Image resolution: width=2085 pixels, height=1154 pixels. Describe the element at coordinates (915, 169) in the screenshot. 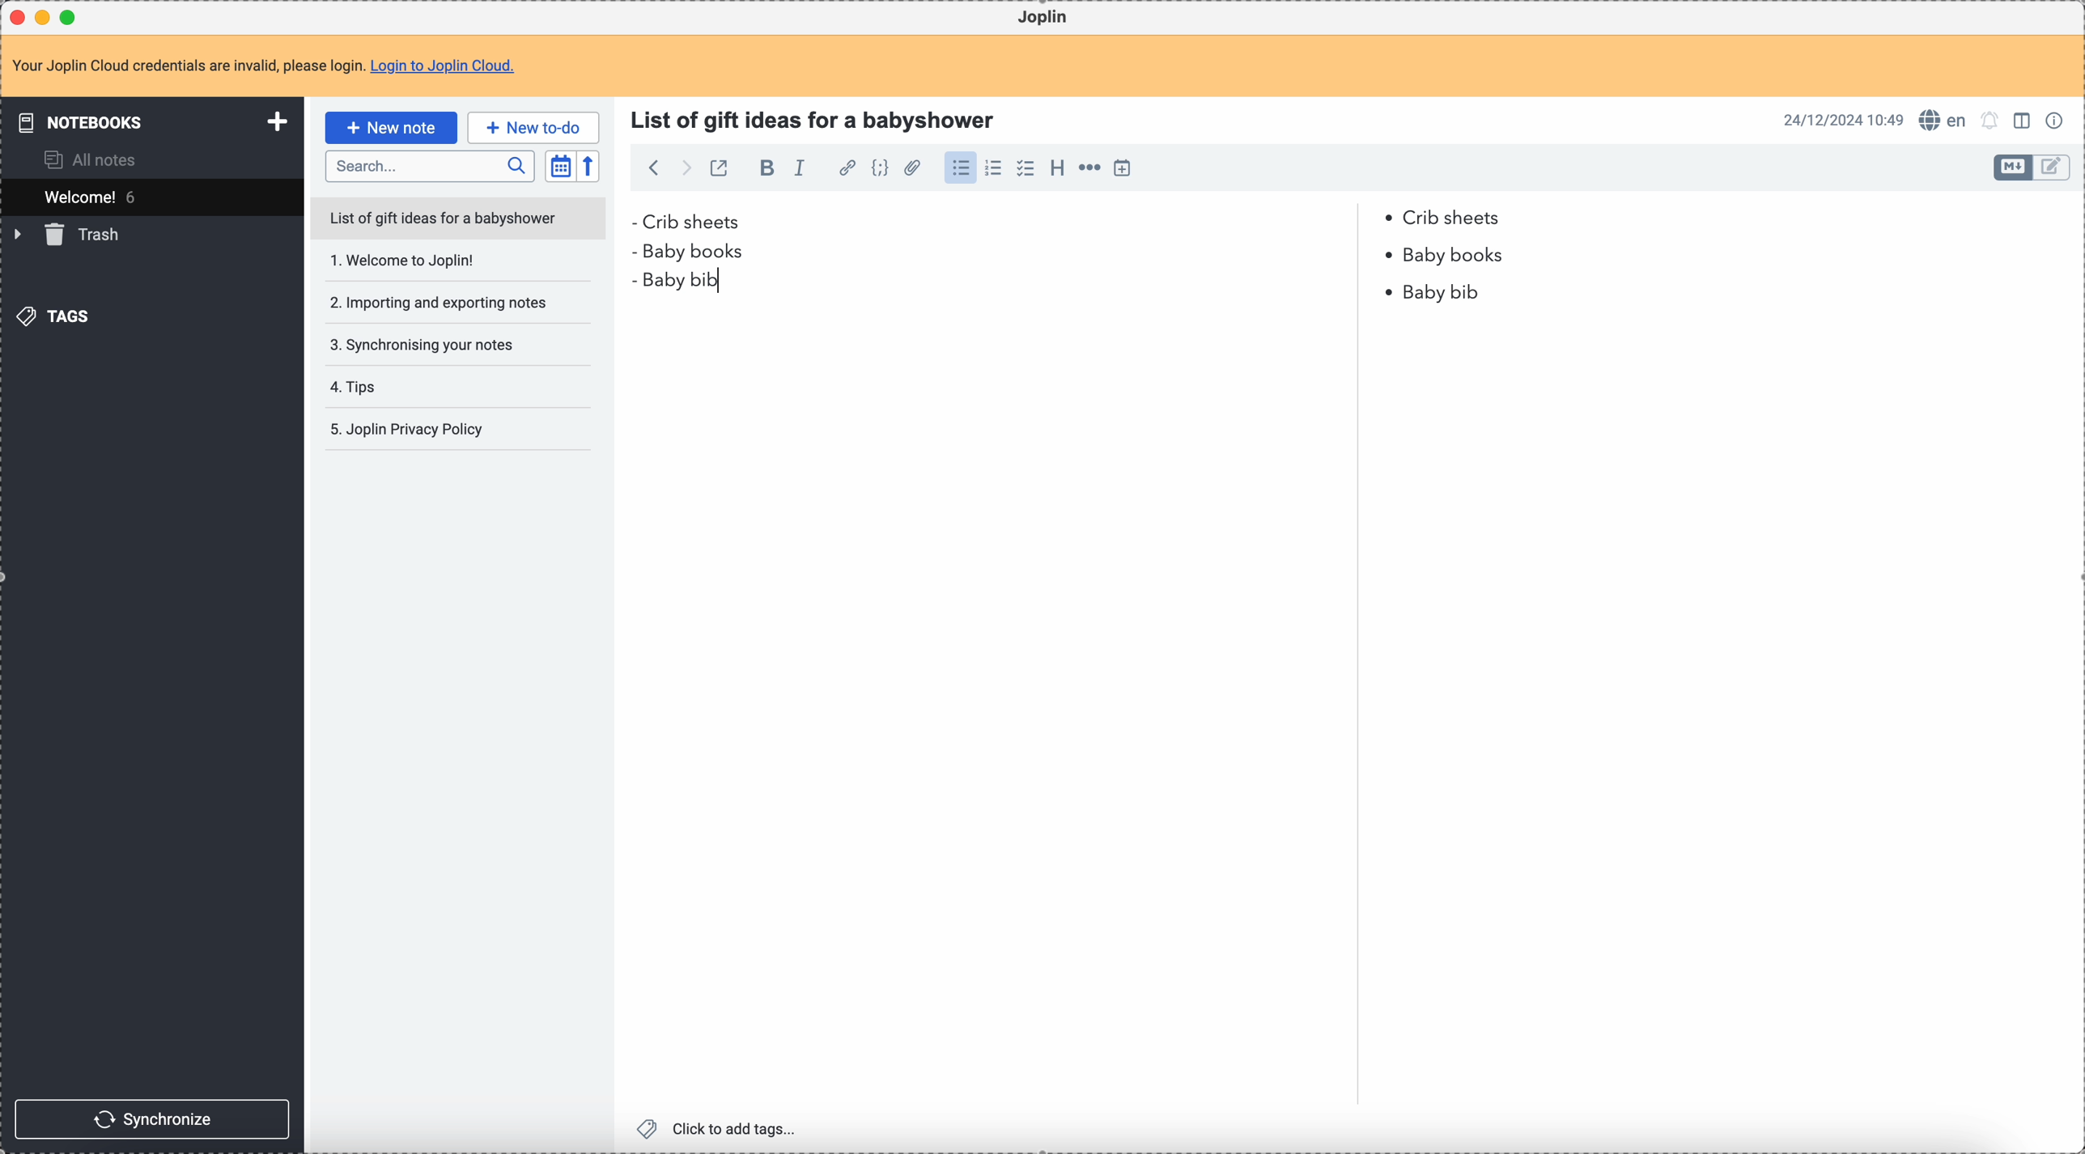

I see `attach file` at that location.